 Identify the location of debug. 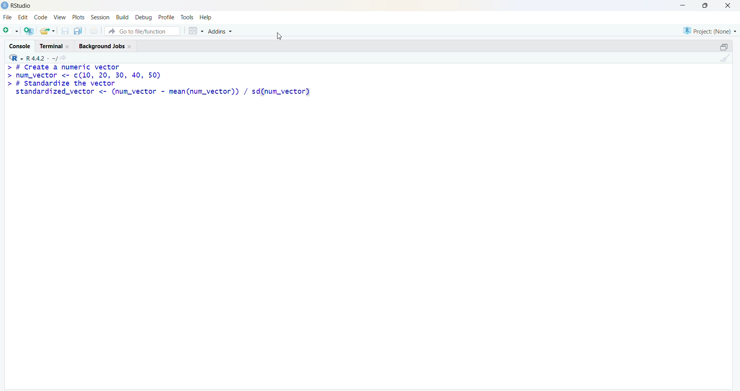
(144, 18).